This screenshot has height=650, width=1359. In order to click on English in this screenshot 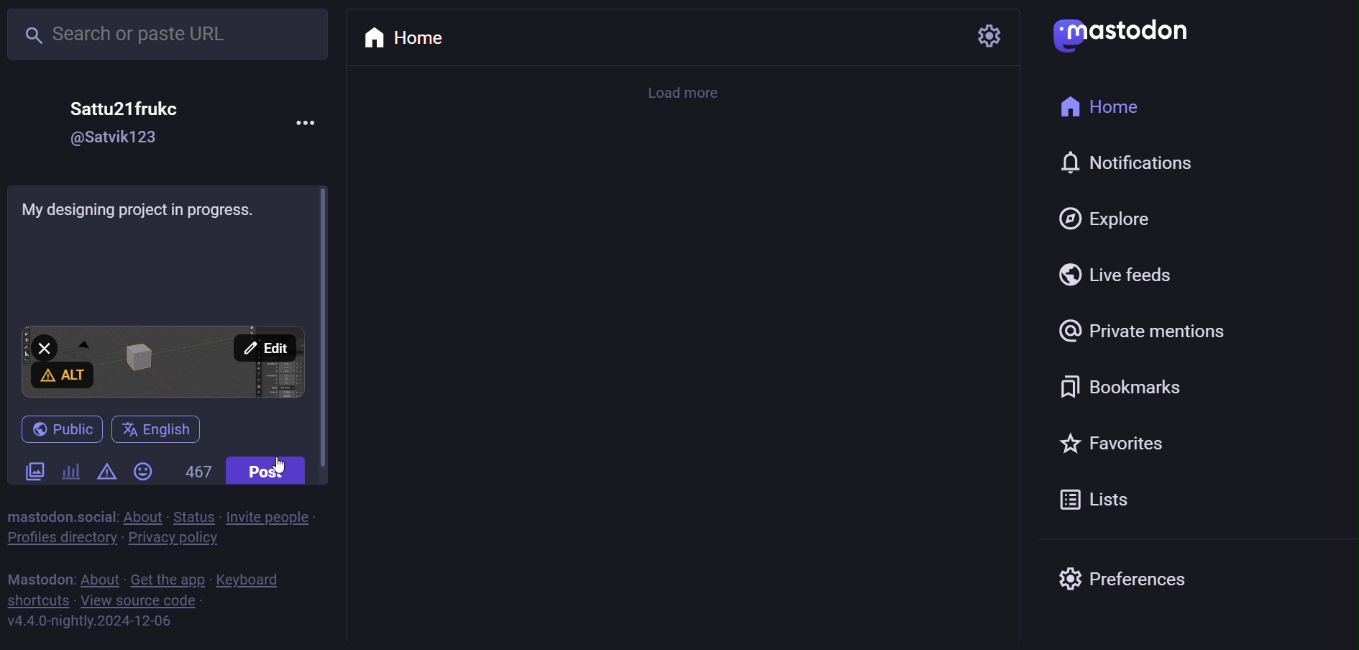, I will do `click(157, 429)`.